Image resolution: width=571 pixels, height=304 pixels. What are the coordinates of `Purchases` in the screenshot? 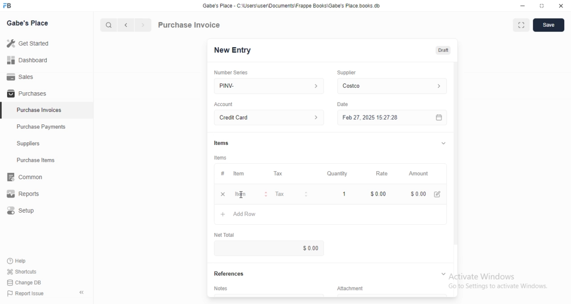 It's located at (46, 93).